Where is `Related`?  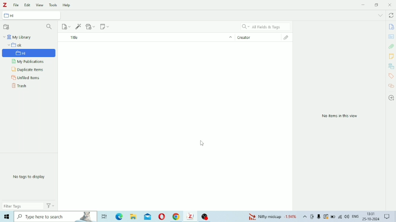
Related is located at coordinates (392, 86).